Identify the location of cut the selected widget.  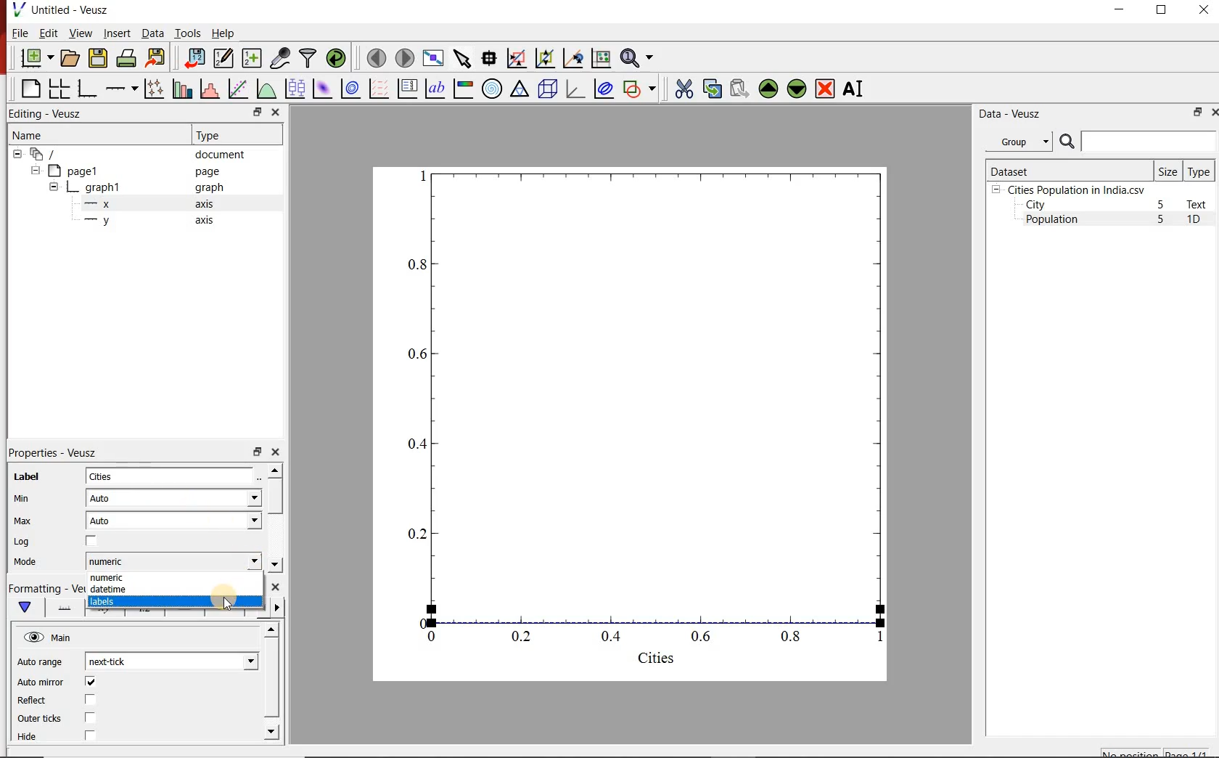
(681, 89).